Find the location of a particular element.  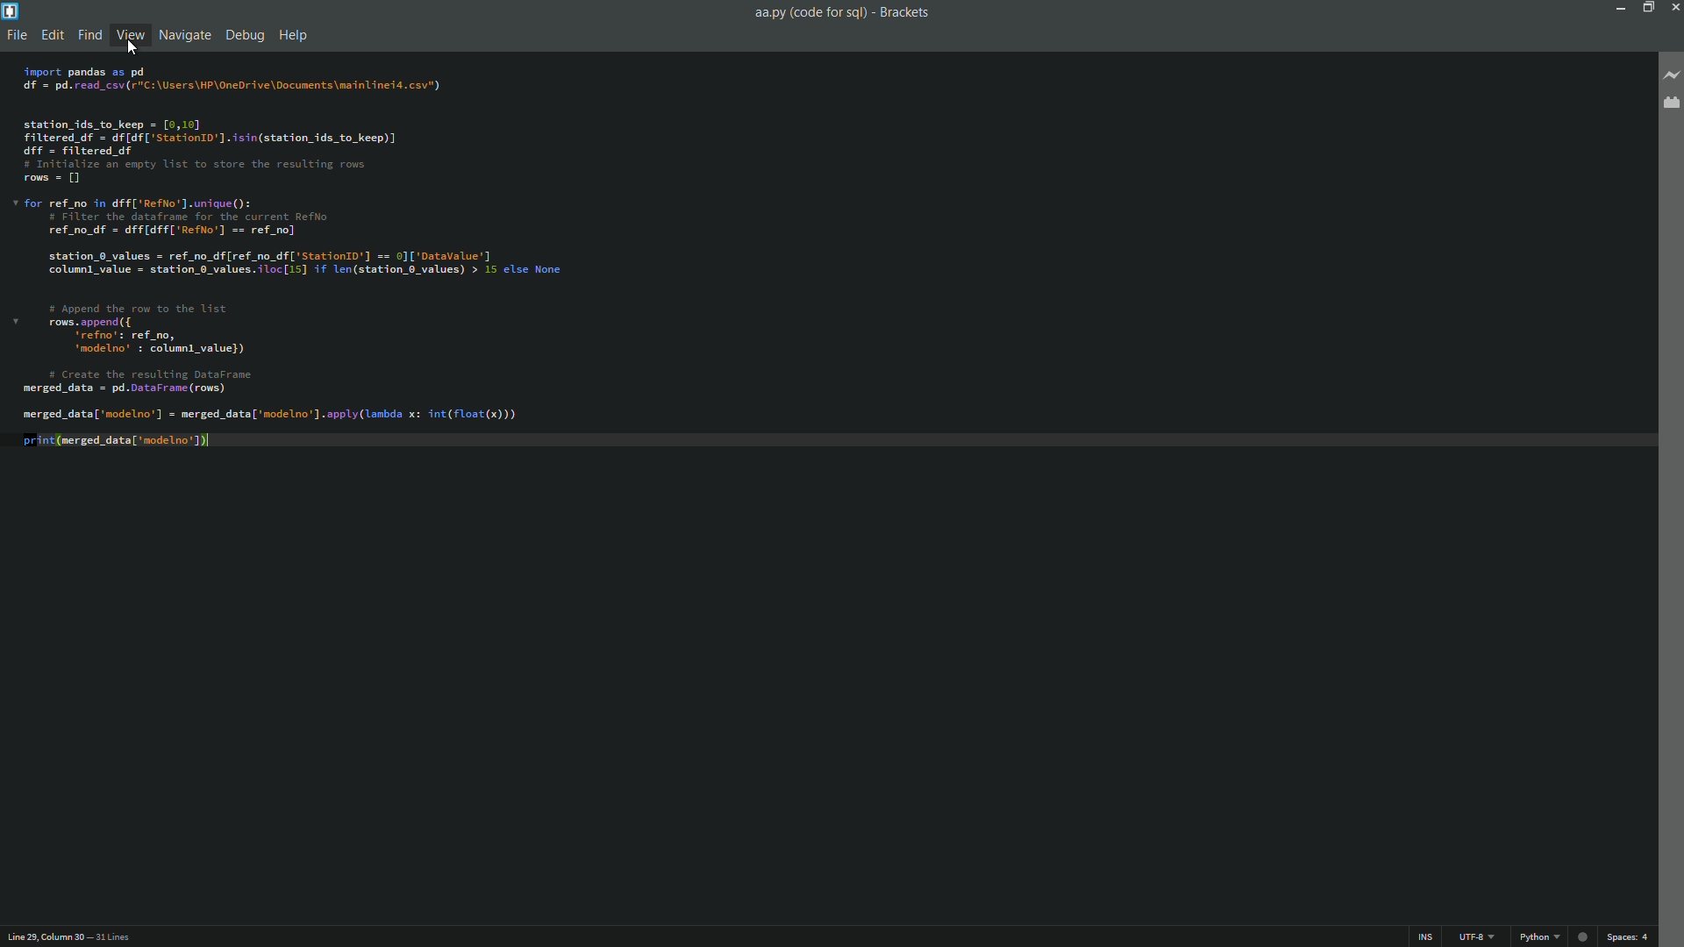

maximize button is located at coordinates (1645, 7).